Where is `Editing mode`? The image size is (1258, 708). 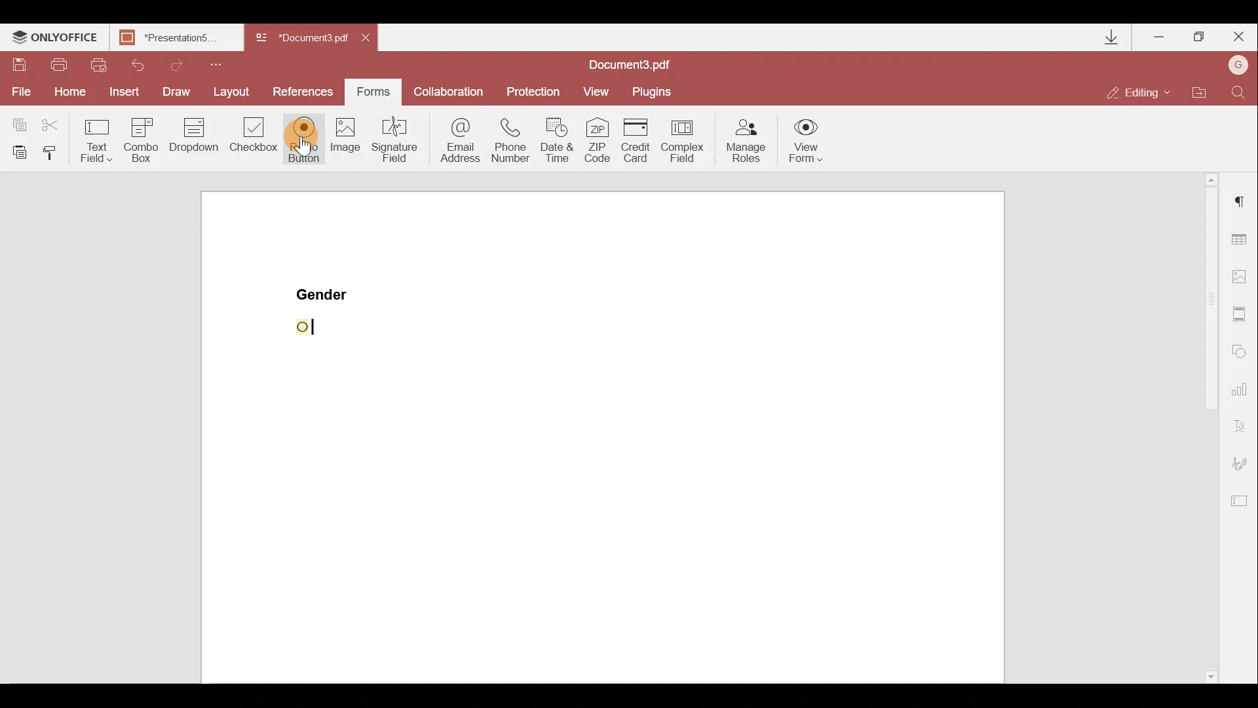
Editing mode is located at coordinates (1143, 87).